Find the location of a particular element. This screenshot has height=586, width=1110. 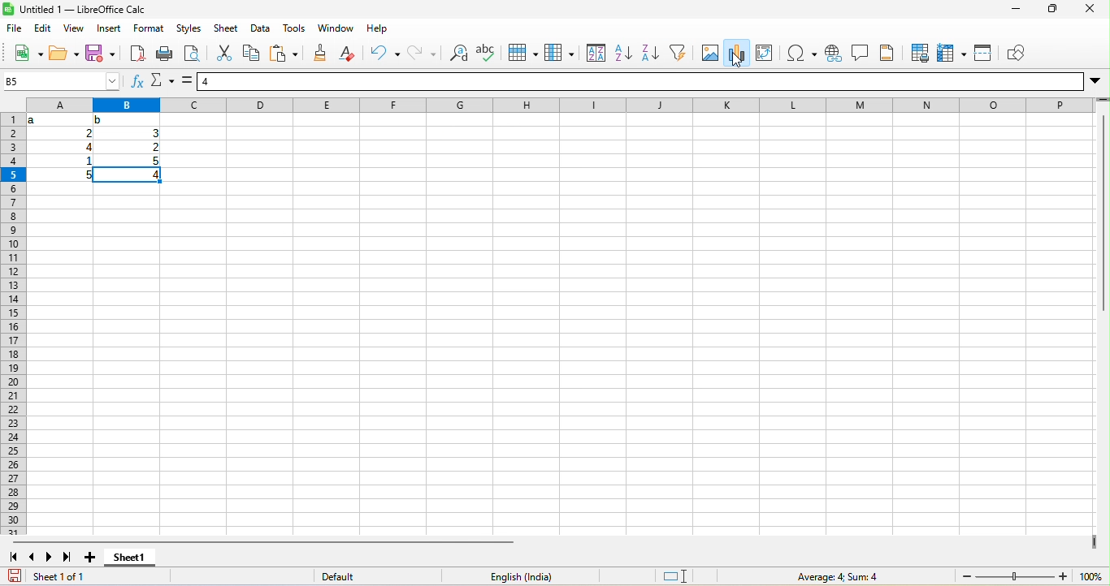

help is located at coordinates (377, 28).